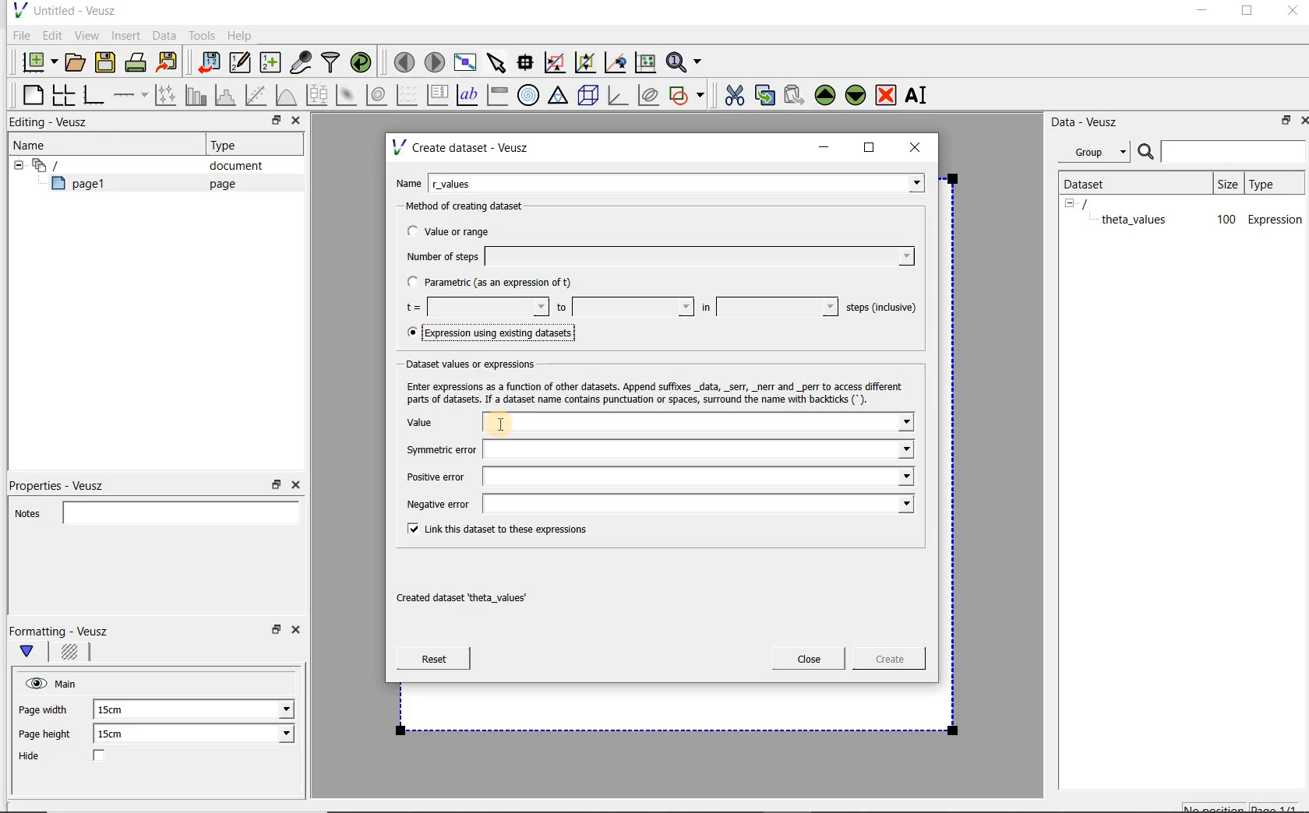 The image size is (1309, 813). I want to click on print the document, so click(139, 62).